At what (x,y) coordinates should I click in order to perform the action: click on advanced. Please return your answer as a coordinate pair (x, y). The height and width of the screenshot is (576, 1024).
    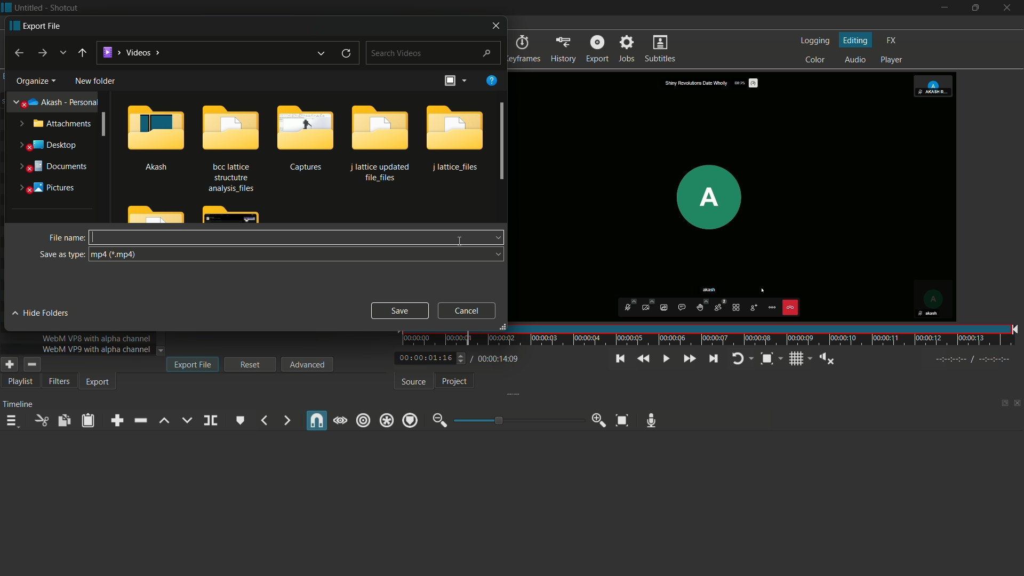
    Looking at the image, I should click on (308, 364).